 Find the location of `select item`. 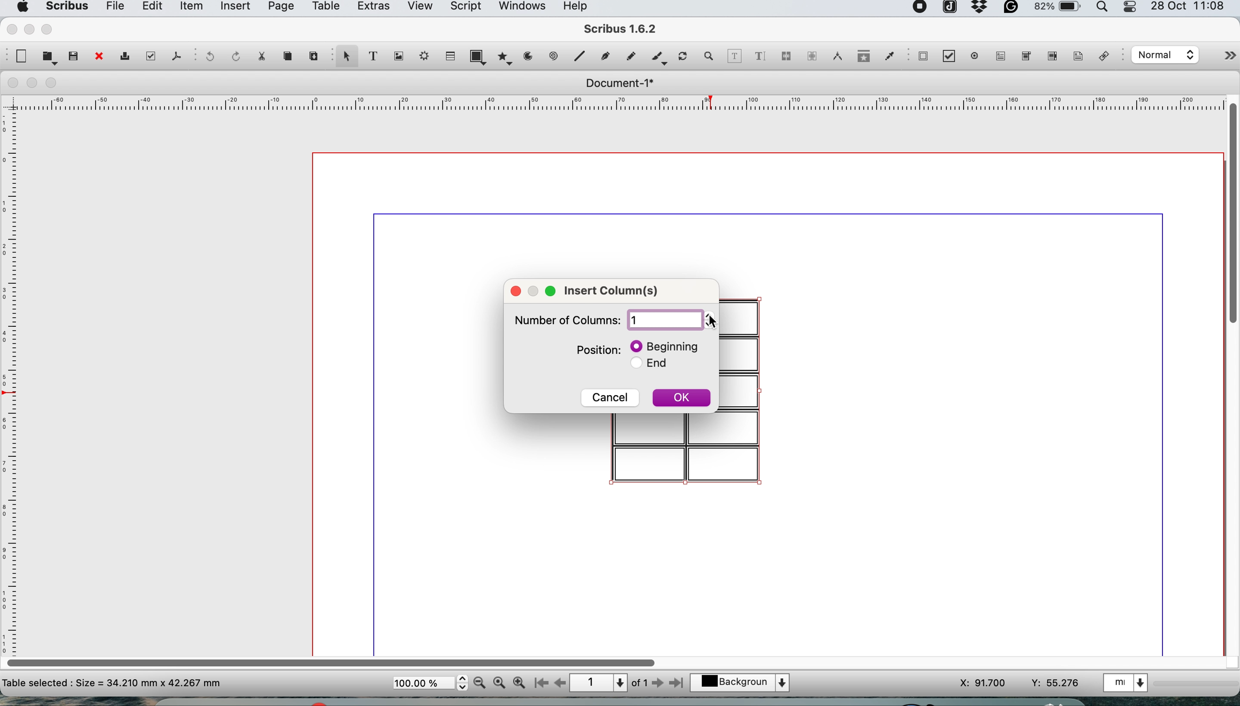

select item is located at coordinates (345, 57).